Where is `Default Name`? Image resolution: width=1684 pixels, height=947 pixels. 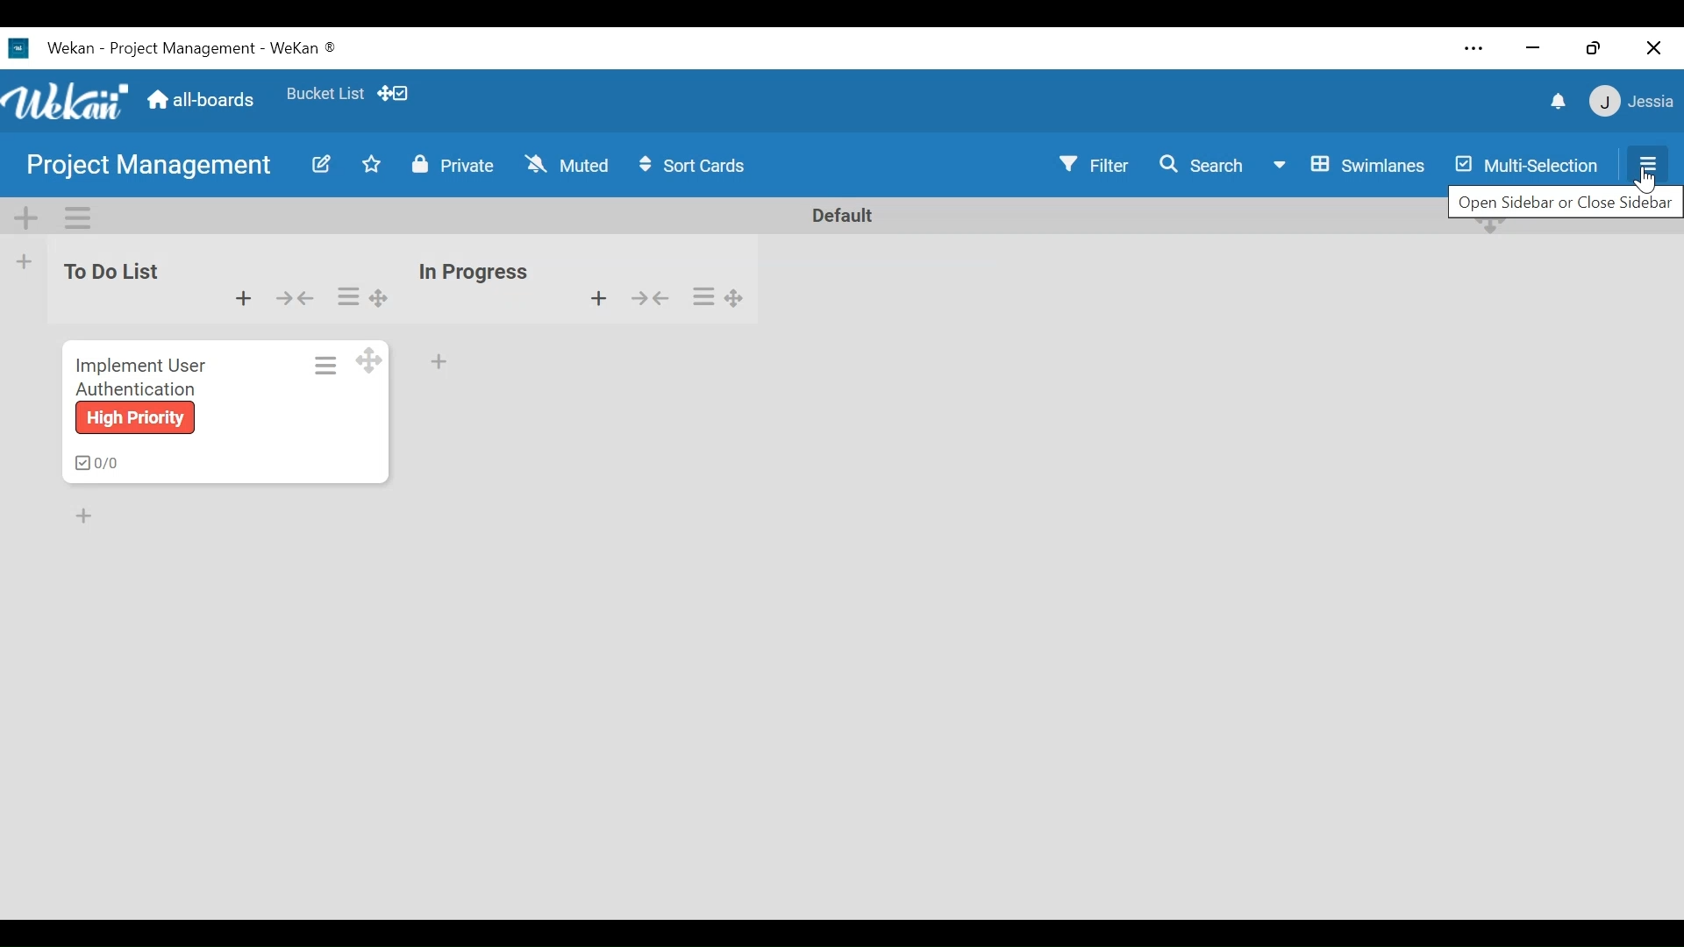
Default Name is located at coordinates (841, 215).